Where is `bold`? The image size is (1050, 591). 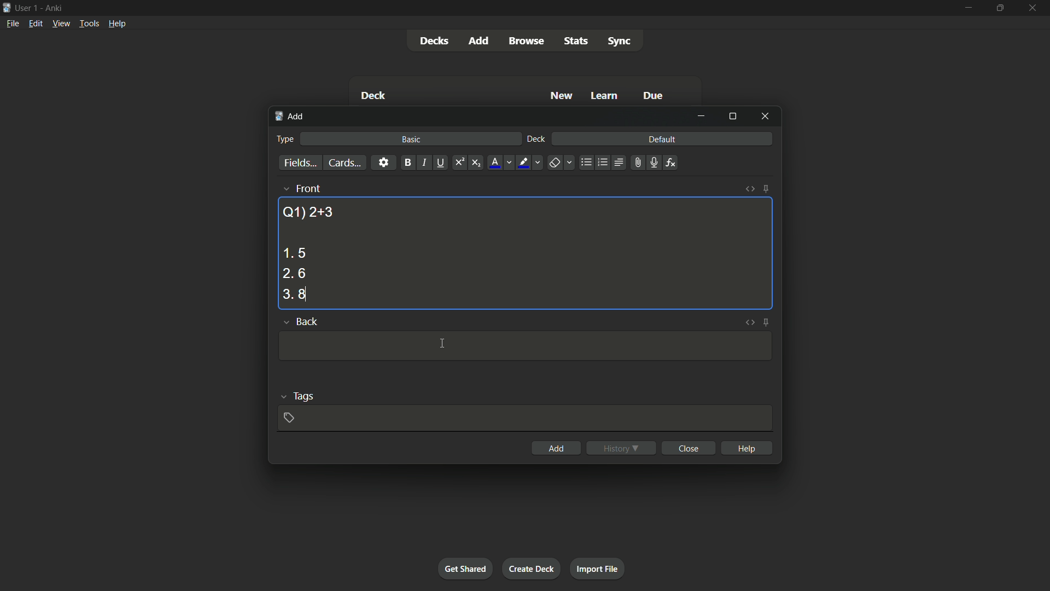 bold is located at coordinates (407, 163).